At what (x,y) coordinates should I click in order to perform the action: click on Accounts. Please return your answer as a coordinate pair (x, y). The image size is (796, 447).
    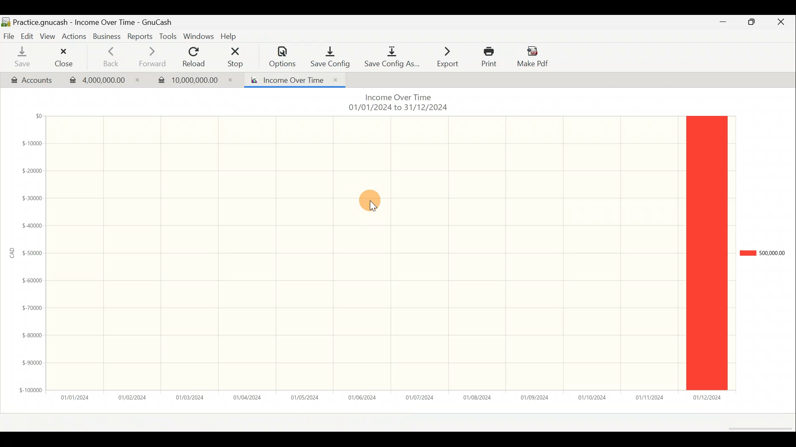
    Looking at the image, I should click on (32, 81).